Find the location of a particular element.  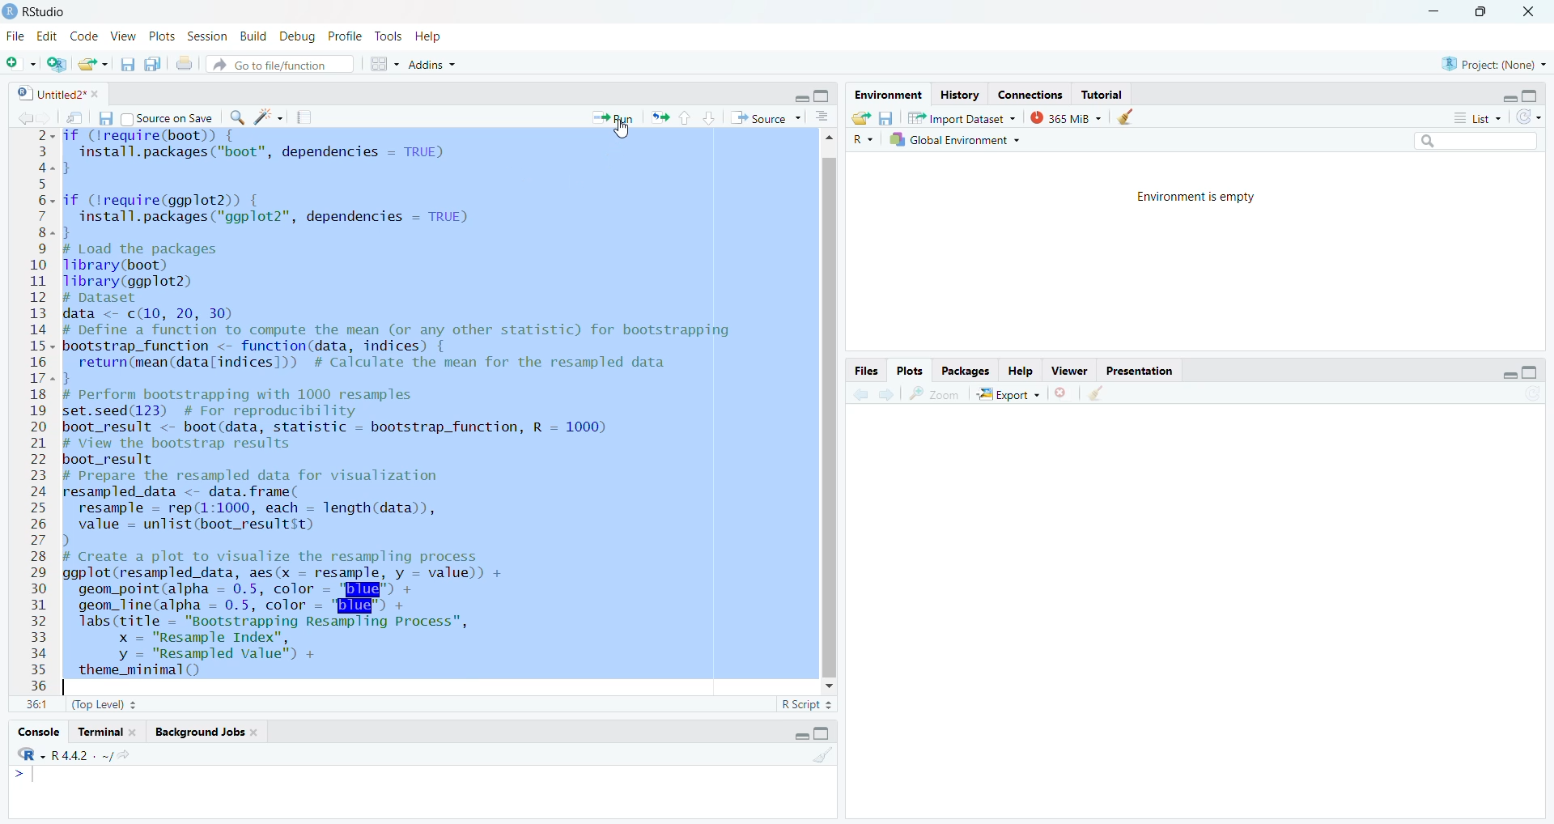

refresh is located at coordinates (1527, 117).